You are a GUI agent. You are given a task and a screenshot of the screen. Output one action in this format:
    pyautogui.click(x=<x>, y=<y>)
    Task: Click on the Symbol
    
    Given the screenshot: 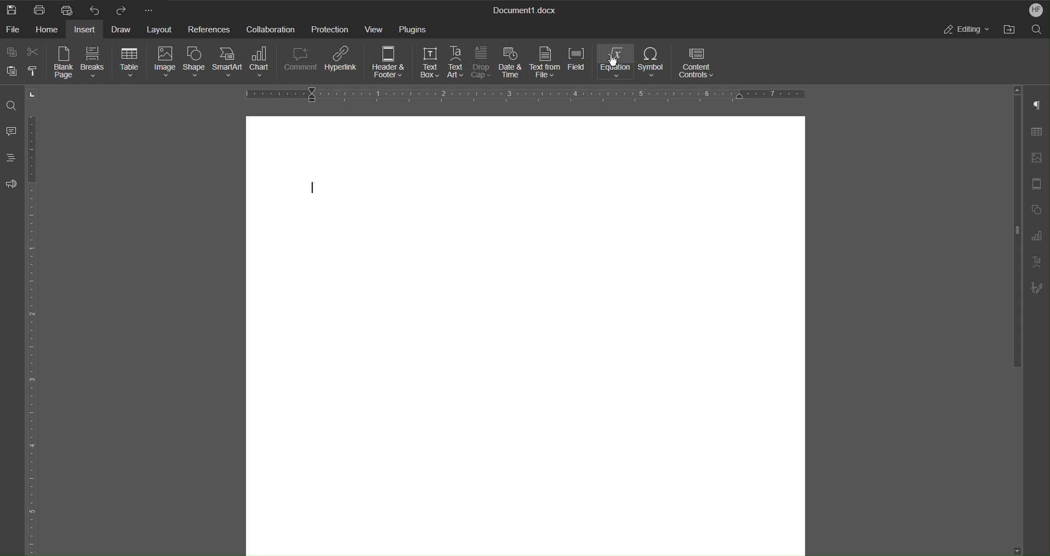 What is the action you would take?
    pyautogui.click(x=652, y=63)
    